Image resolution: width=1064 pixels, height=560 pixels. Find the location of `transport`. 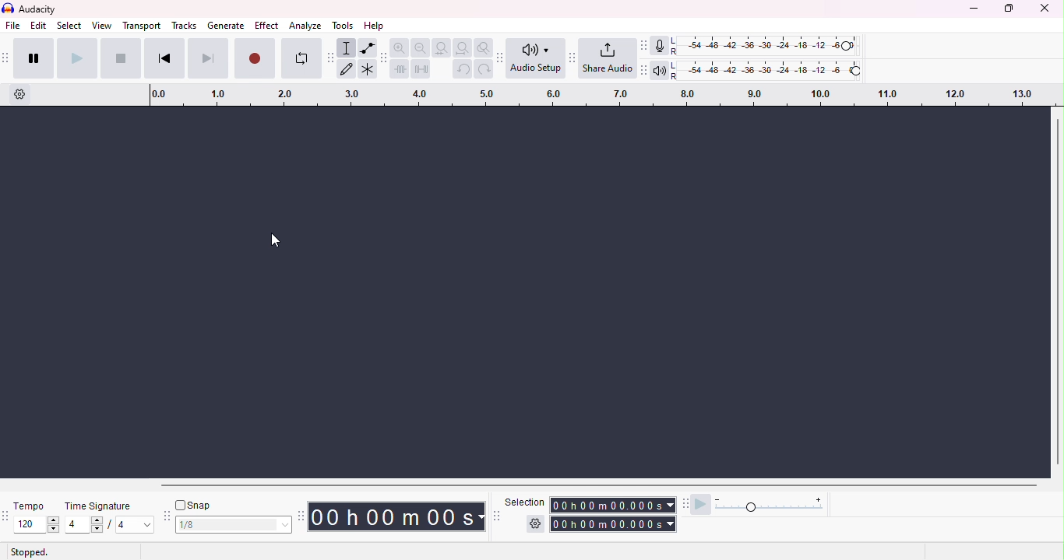

transport is located at coordinates (142, 26).